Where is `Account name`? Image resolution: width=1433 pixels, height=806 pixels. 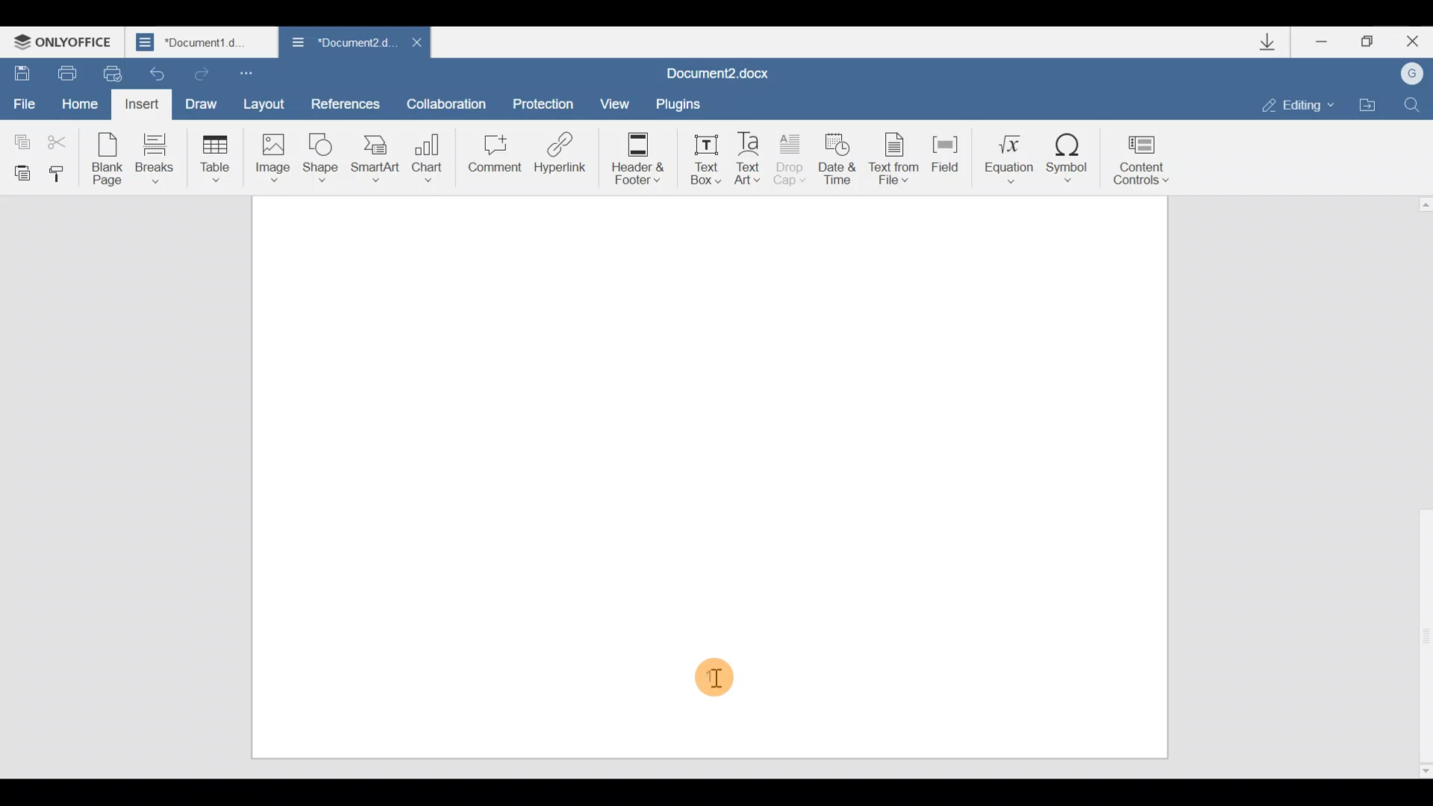 Account name is located at coordinates (1414, 74).